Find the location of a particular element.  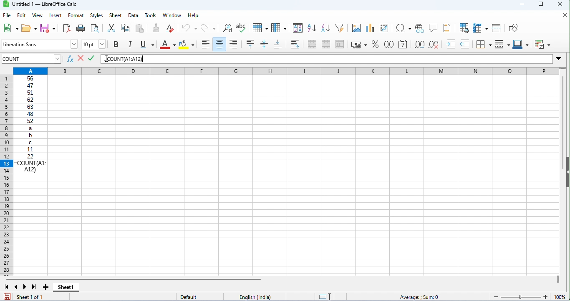

accept is located at coordinates (91, 58).